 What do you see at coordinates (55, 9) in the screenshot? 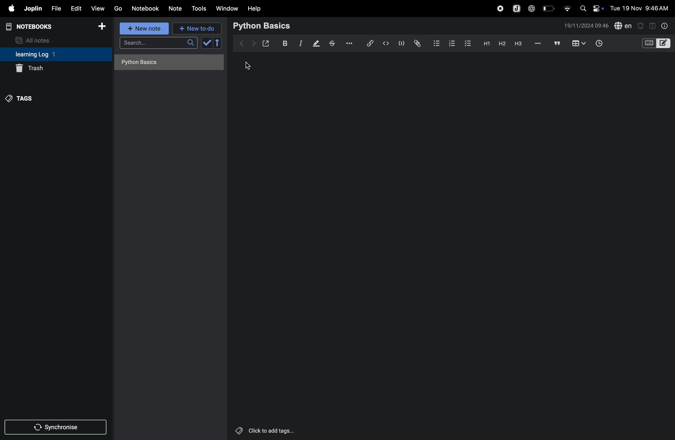
I see `file` at bounding box center [55, 9].